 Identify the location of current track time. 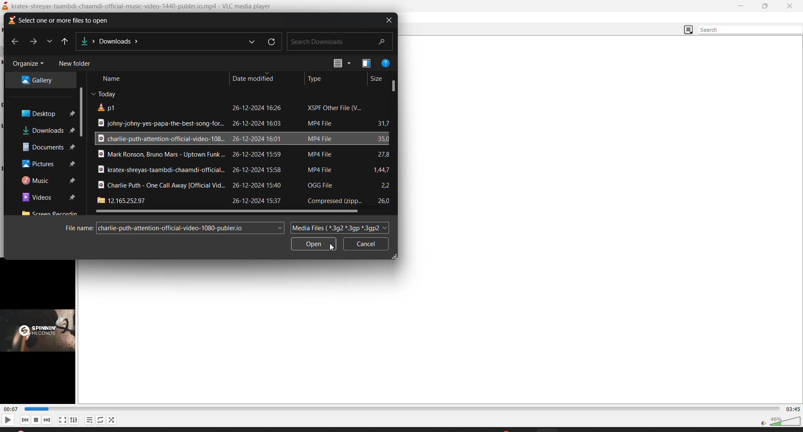
(13, 410).